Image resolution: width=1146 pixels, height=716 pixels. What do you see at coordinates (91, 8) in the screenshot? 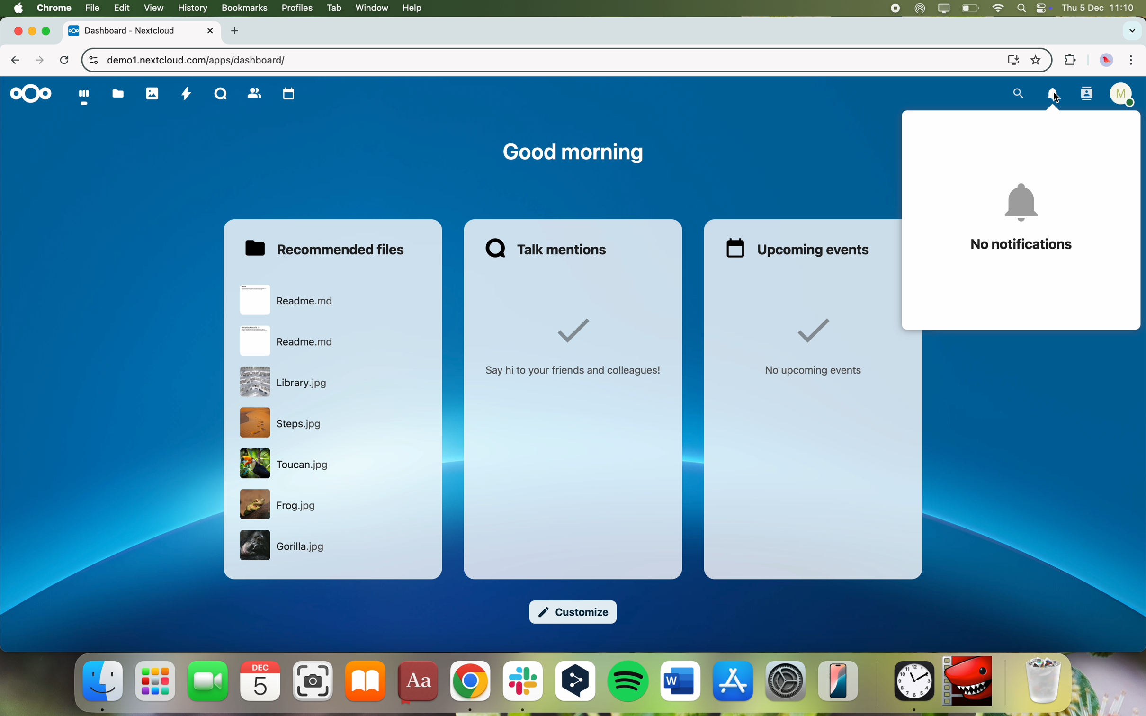
I see `file` at bounding box center [91, 8].